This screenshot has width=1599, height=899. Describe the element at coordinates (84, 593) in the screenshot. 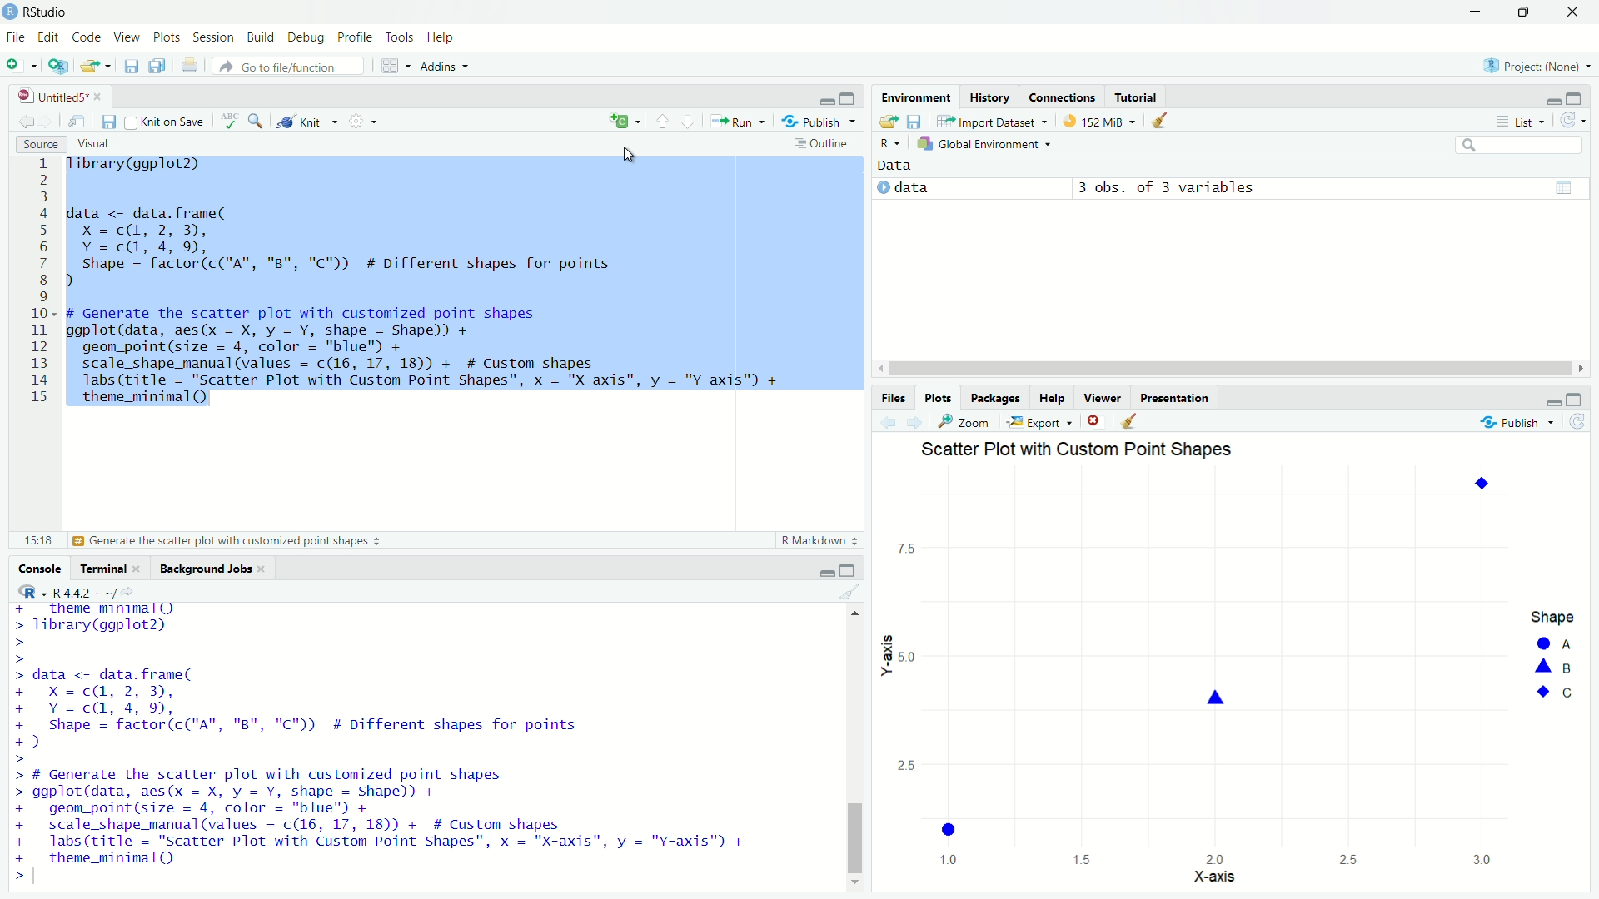

I see `R 4.4.2 .~/` at that location.